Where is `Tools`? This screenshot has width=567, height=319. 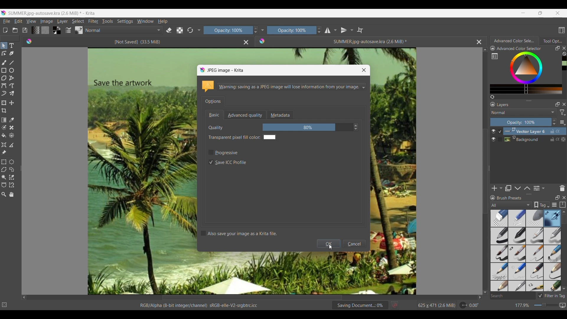 Tools is located at coordinates (107, 21).